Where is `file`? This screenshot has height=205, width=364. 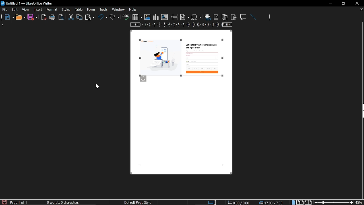
file is located at coordinates (5, 10).